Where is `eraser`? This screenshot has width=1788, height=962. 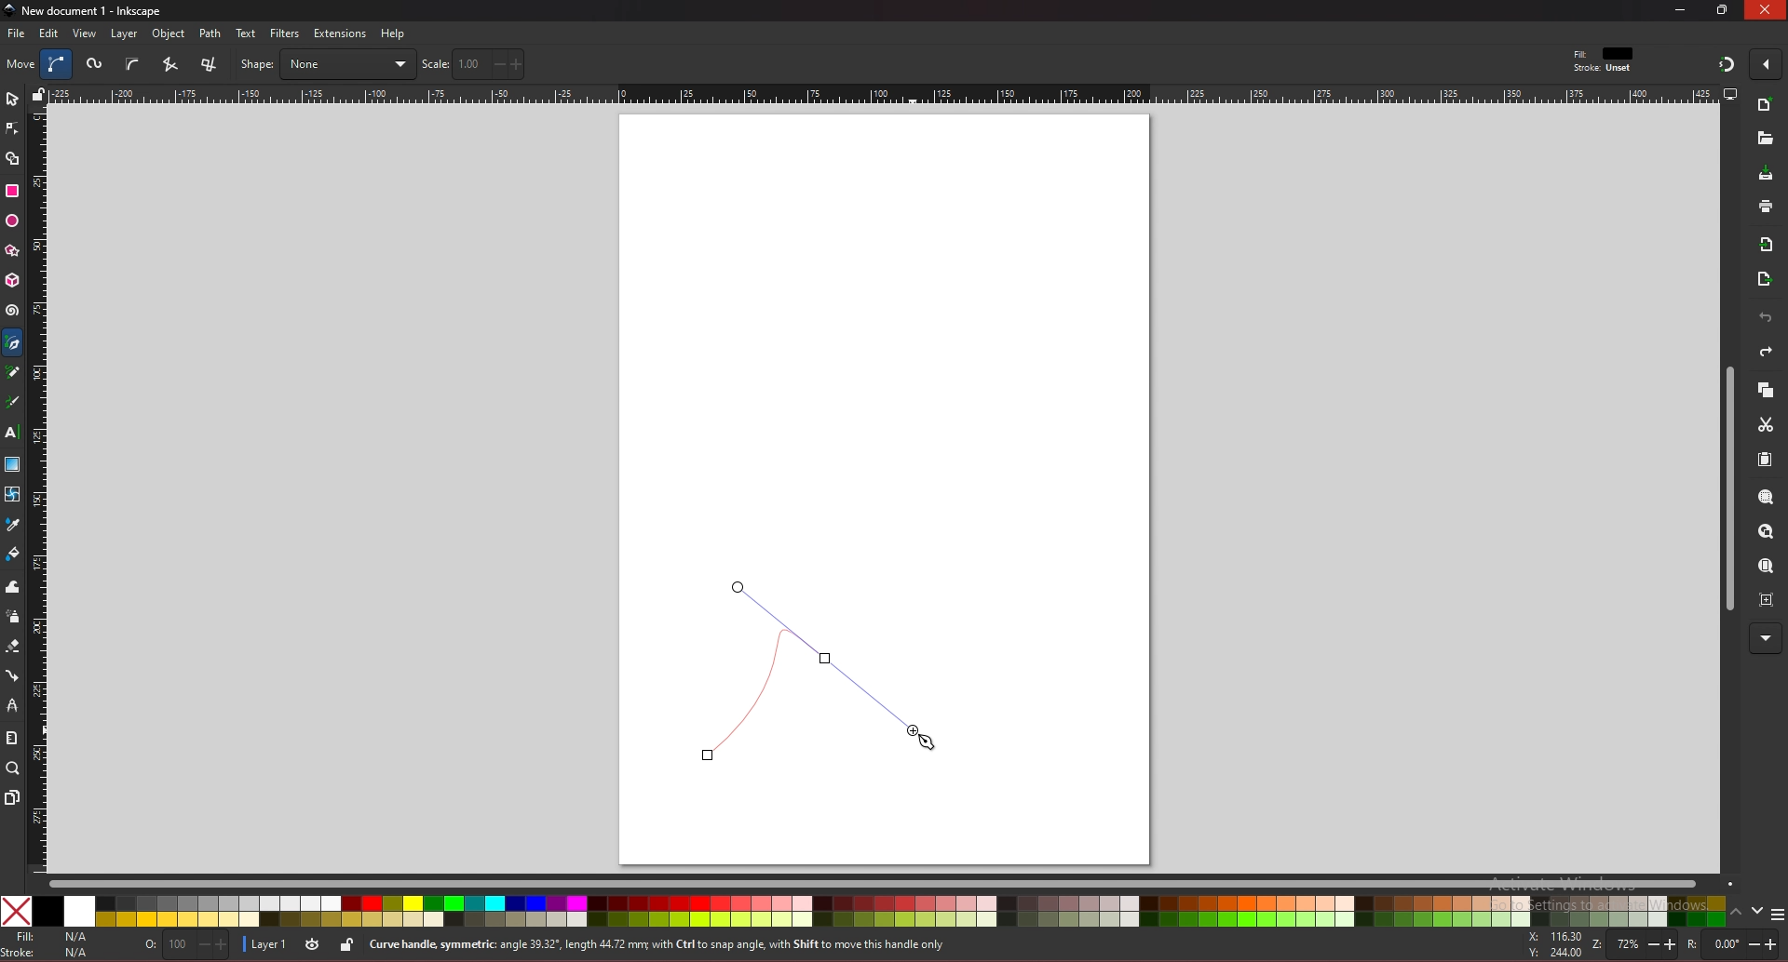
eraser is located at coordinates (12, 647).